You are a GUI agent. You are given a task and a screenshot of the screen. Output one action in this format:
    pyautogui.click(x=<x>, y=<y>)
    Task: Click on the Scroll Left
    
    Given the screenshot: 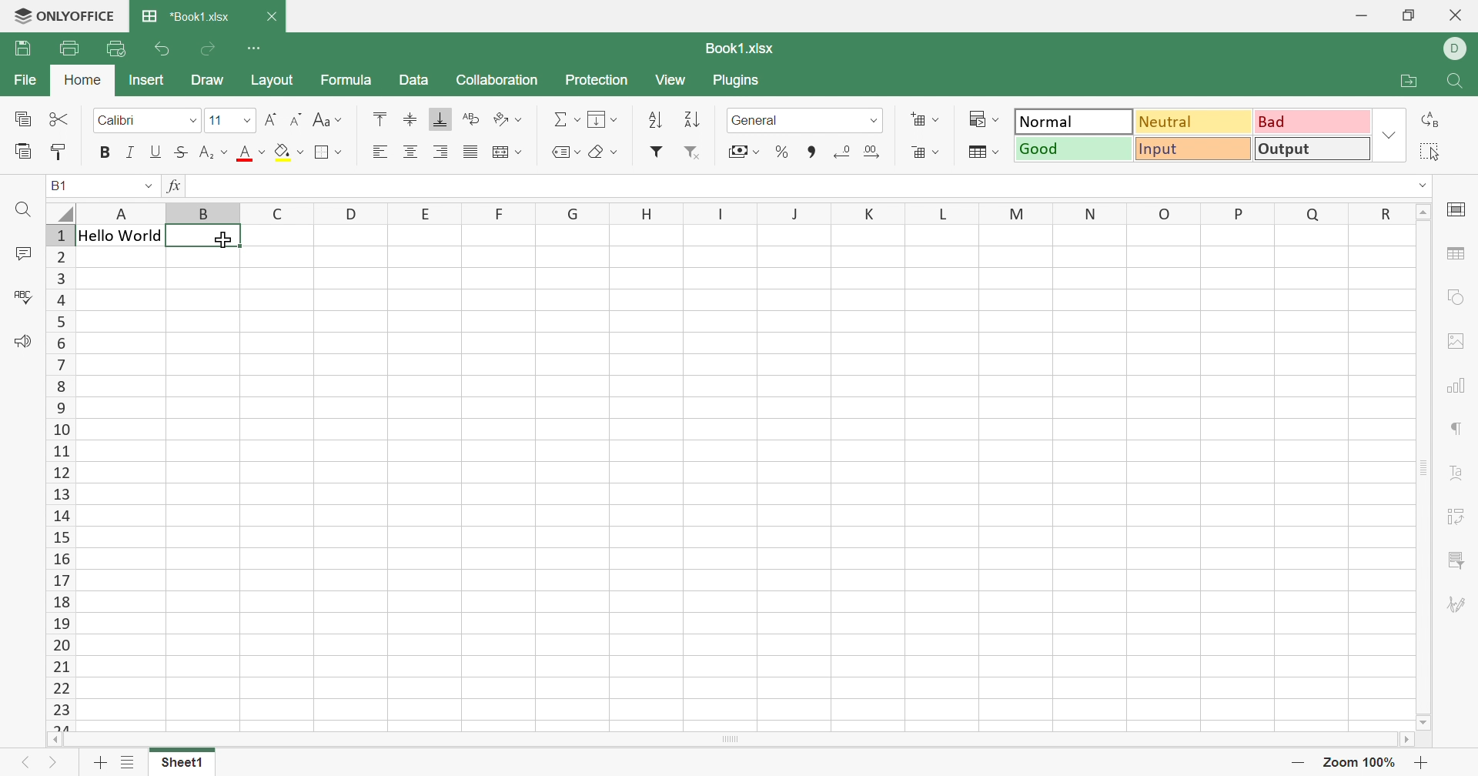 What is the action you would take?
    pyautogui.click(x=58, y=739)
    